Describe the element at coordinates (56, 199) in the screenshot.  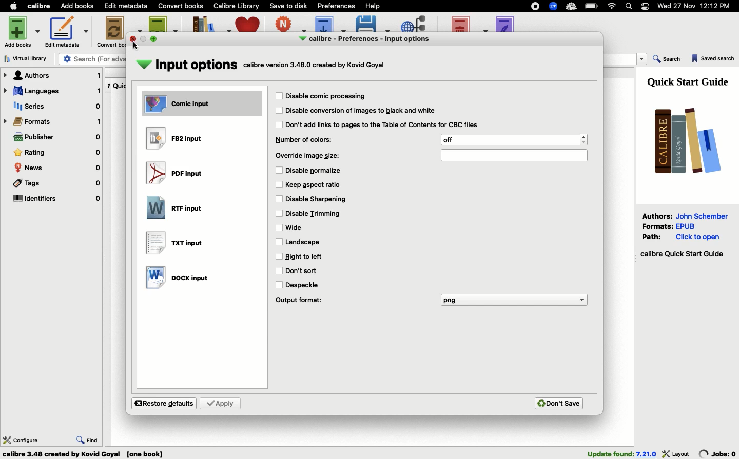
I see `Identifiers` at that location.